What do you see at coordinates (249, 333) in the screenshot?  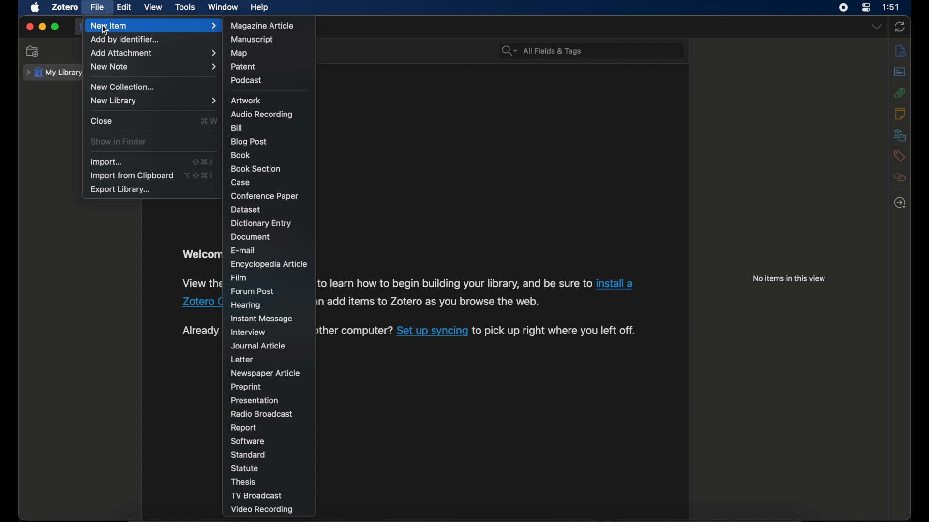 I see `interview` at bounding box center [249, 333].